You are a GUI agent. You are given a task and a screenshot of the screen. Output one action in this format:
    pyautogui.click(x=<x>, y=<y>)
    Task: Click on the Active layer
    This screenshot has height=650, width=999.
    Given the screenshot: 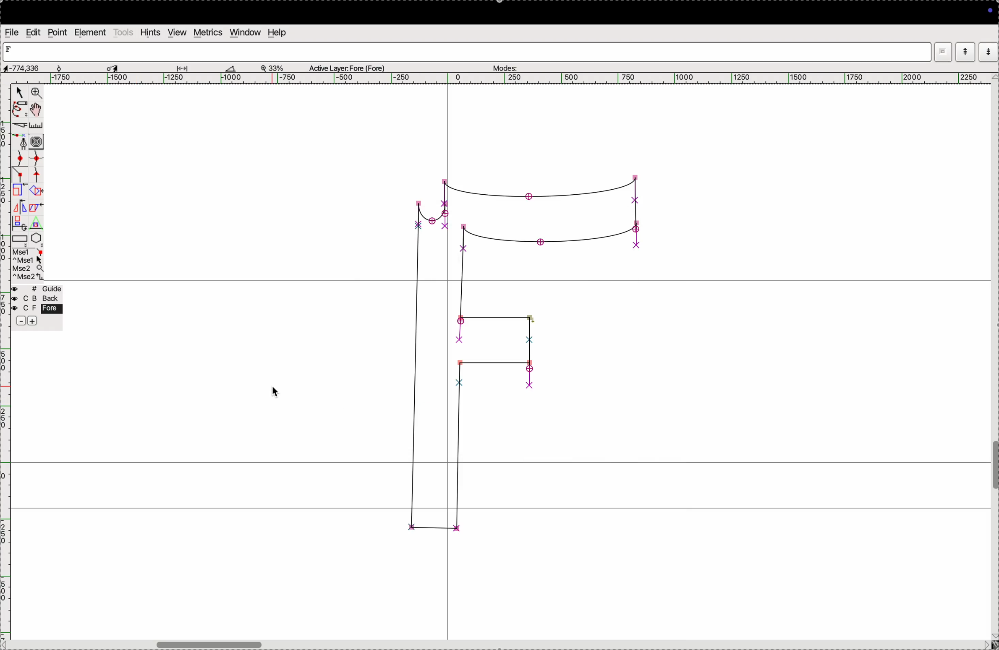 What is the action you would take?
    pyautogui.click(x=348, y=67)
    